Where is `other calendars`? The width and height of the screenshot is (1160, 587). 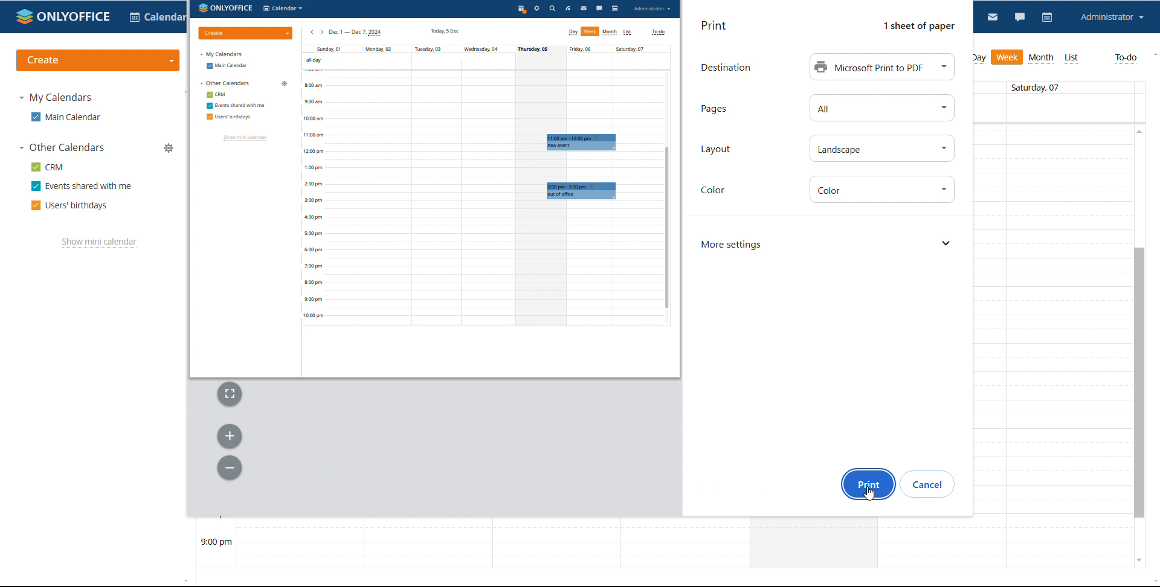 other calendars is located at coordinates (62, 147).